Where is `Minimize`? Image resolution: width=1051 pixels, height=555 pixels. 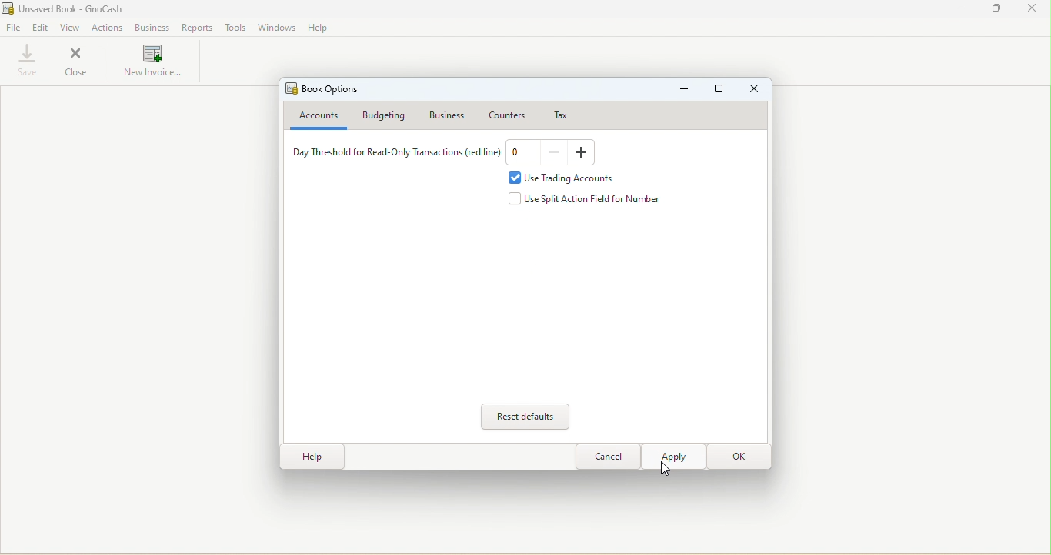
Minimize is located at coordinates (684, 91).